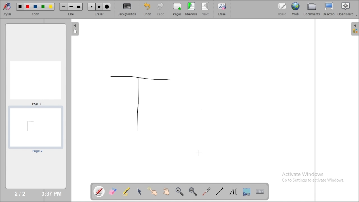 The width and height of the screenshot is (359, 202). What do you see at coordinates (72, 14) in the screenshot?
I see `line` at bounding box center [72, 14].